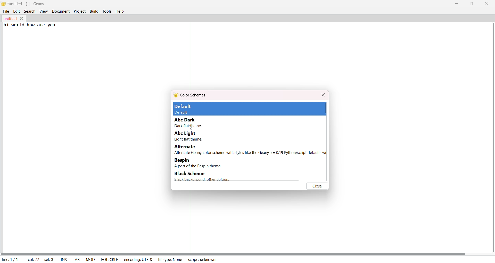  Describe the element at coordinates (80, 11) in the screenshot. I see `project` at that location.